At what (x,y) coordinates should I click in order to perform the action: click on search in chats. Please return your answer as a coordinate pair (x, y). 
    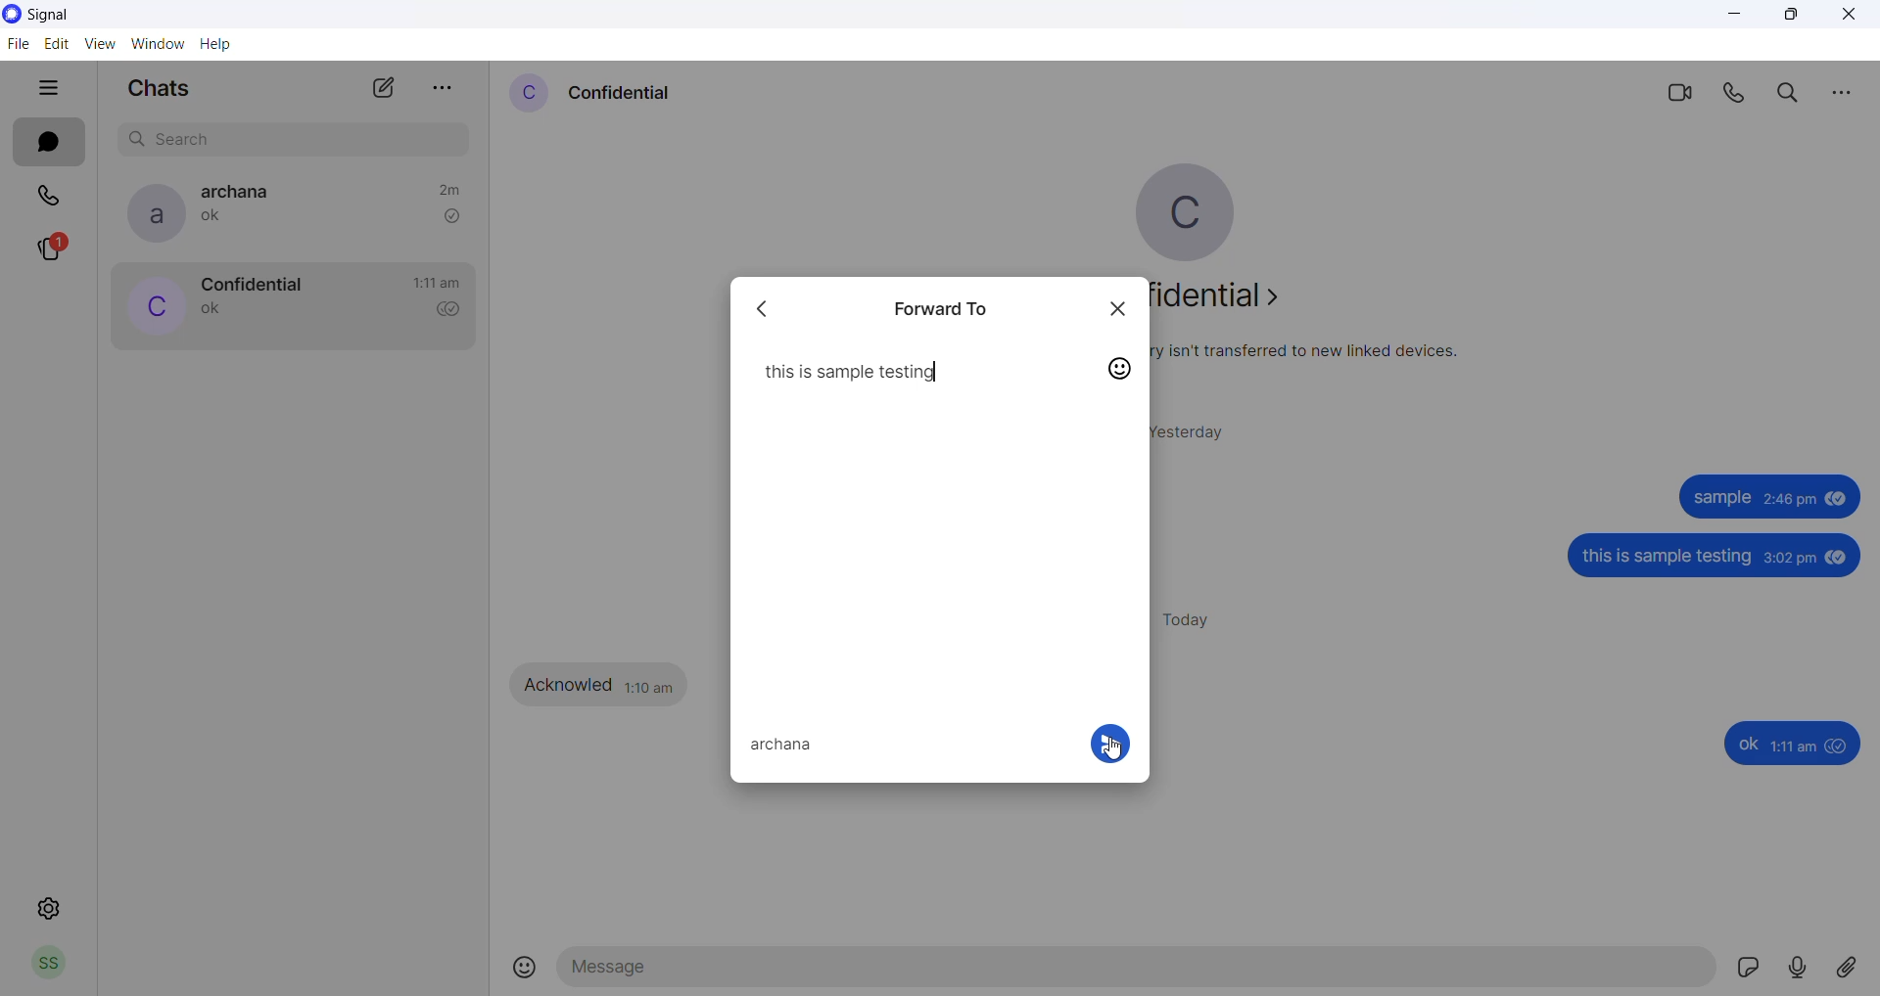
    Looking at the image, I should click on (1793, 93).